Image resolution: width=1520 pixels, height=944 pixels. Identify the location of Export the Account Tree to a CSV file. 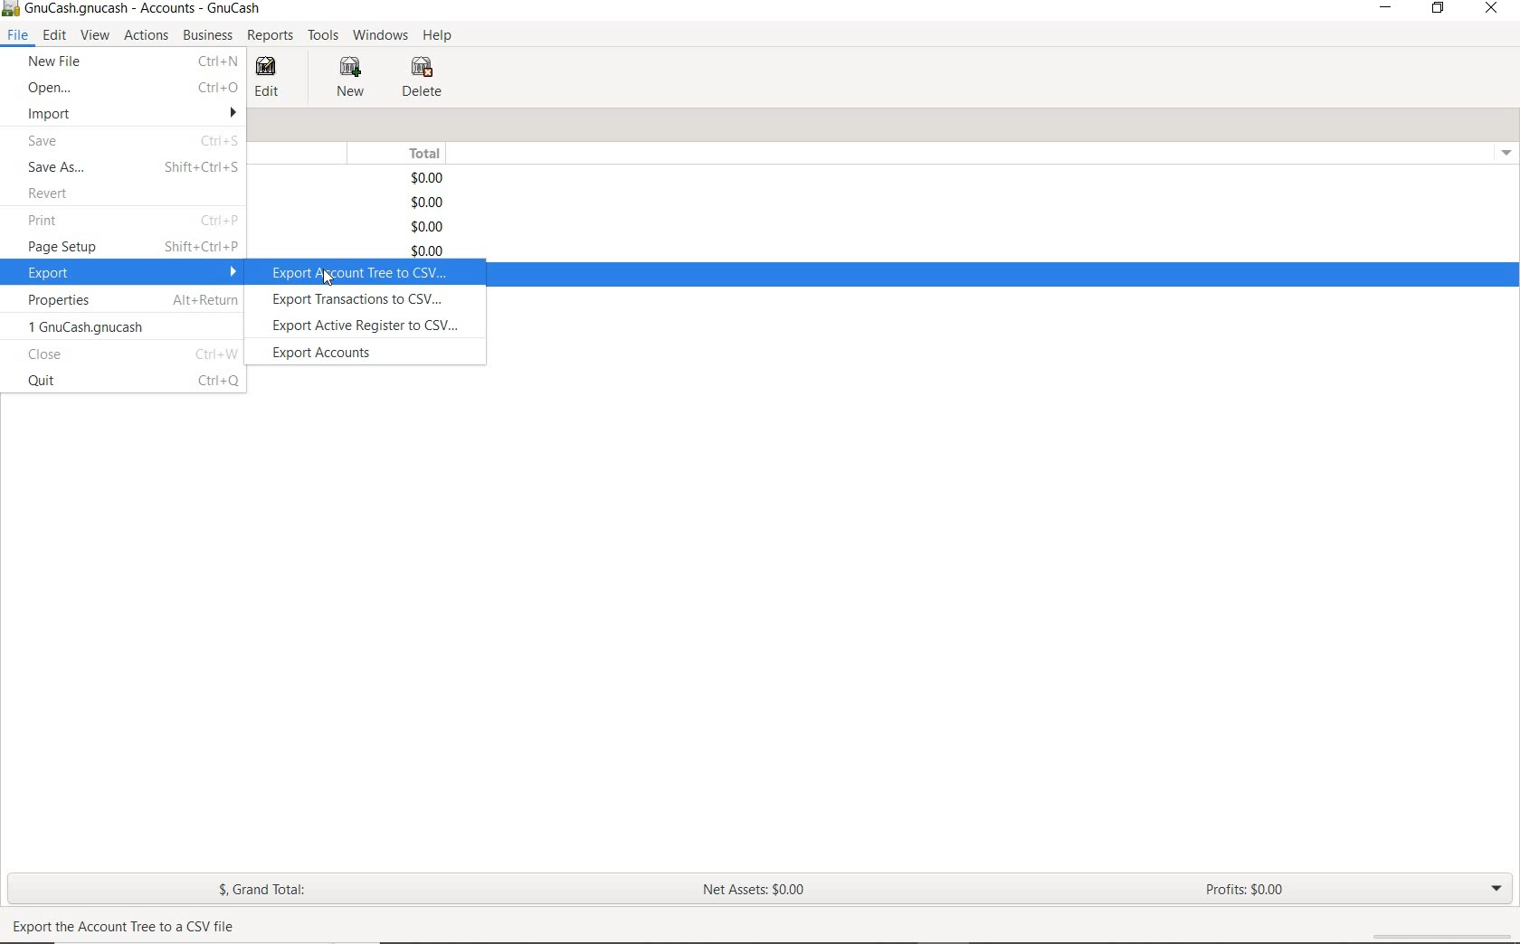
(122, 925).